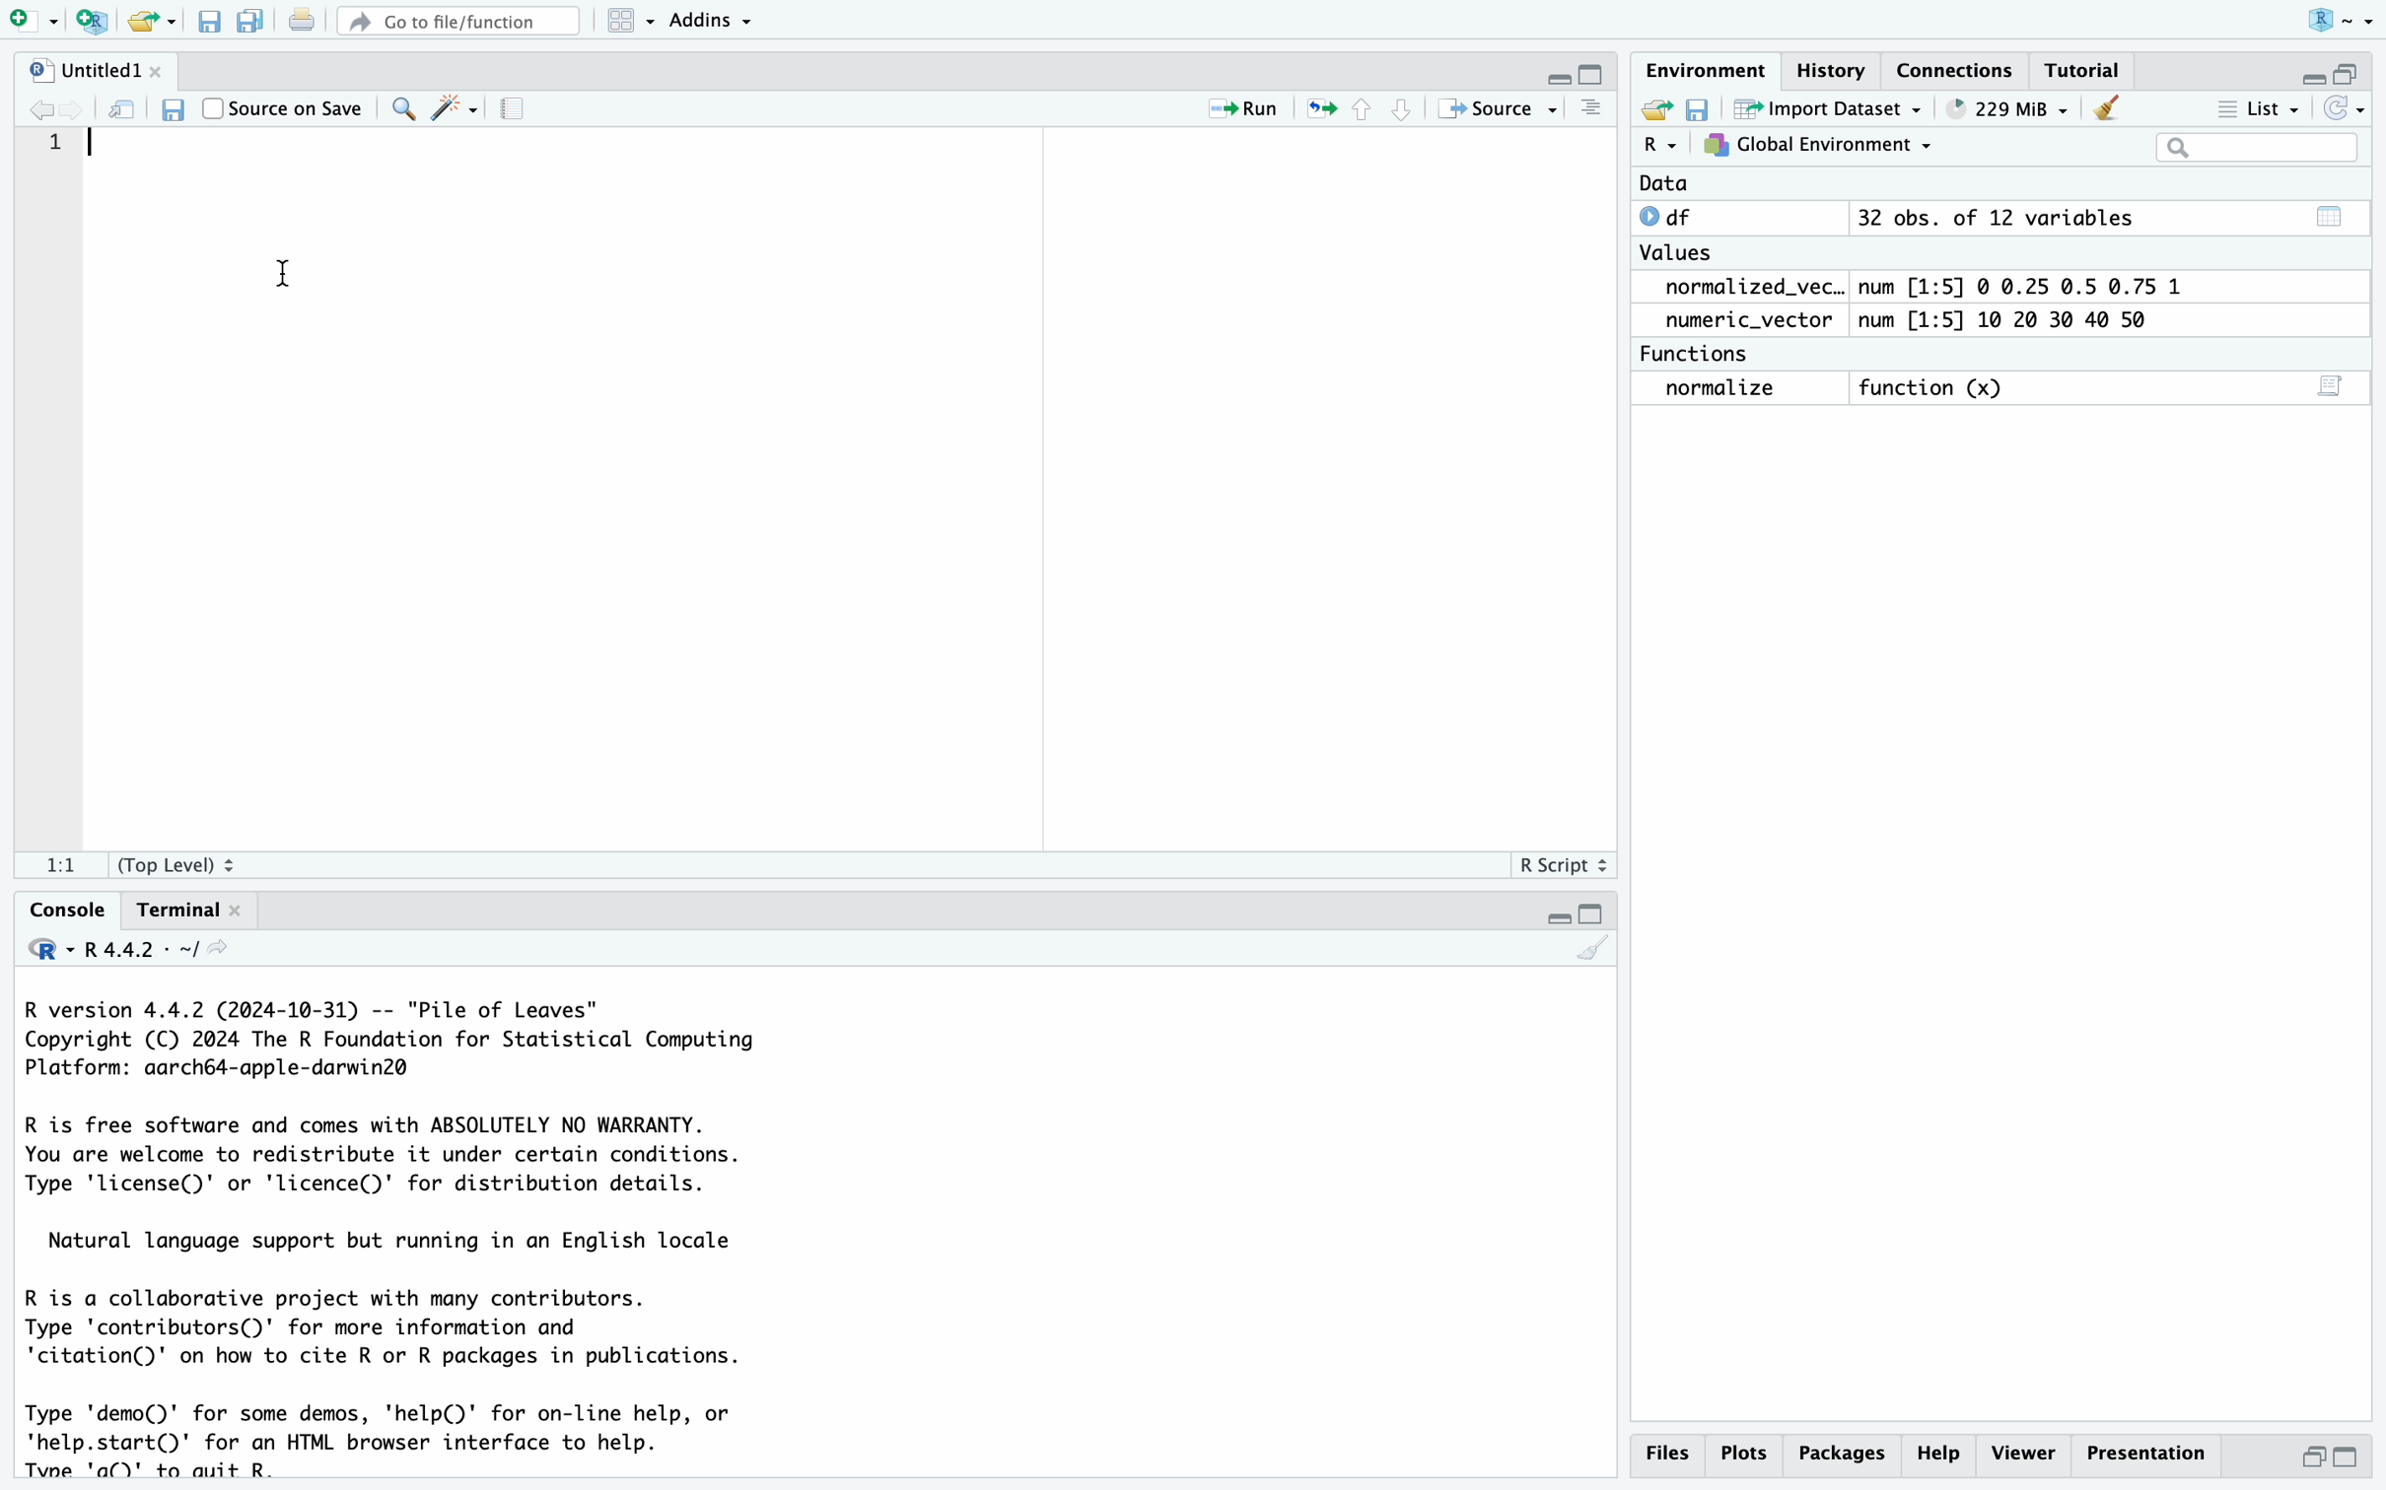  What do you see at coordinates (304, 21) in the screenshot?
I see `print the current file` at bounding box center [304, 21].